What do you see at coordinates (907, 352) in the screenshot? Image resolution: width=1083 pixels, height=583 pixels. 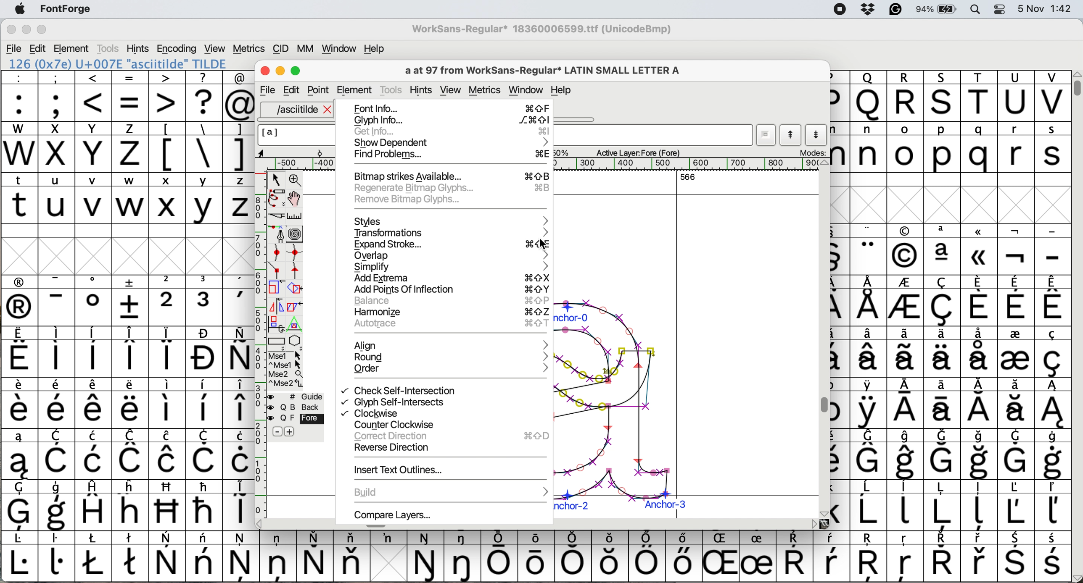 I see `symbol` at bounding box center [907, 352].